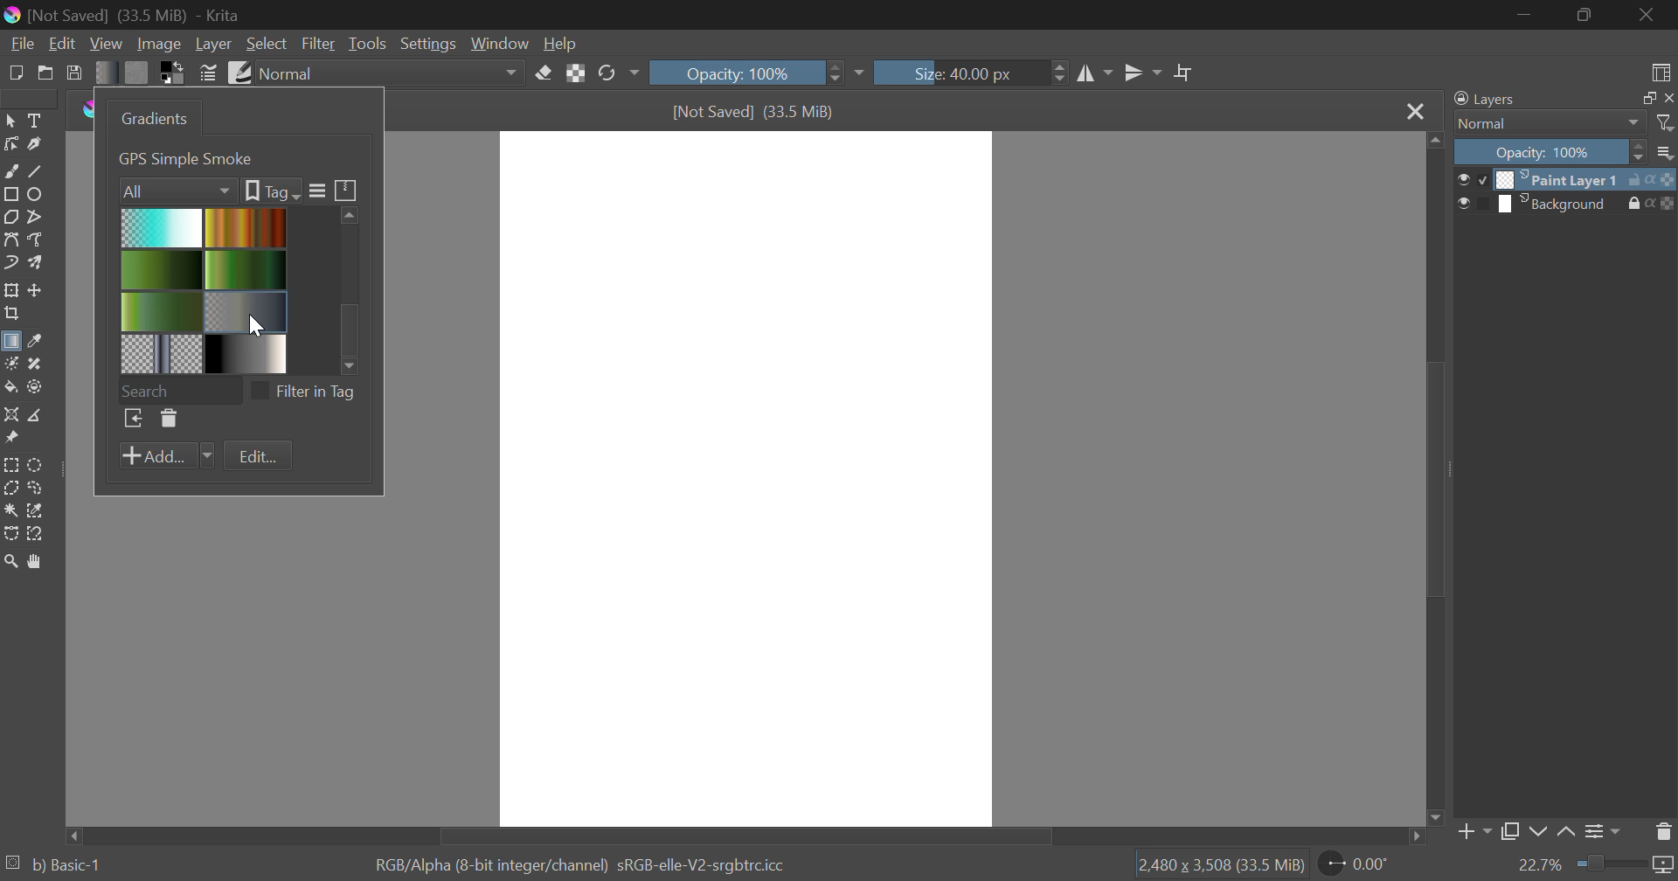  I want to click on Image, so click(157, 43).